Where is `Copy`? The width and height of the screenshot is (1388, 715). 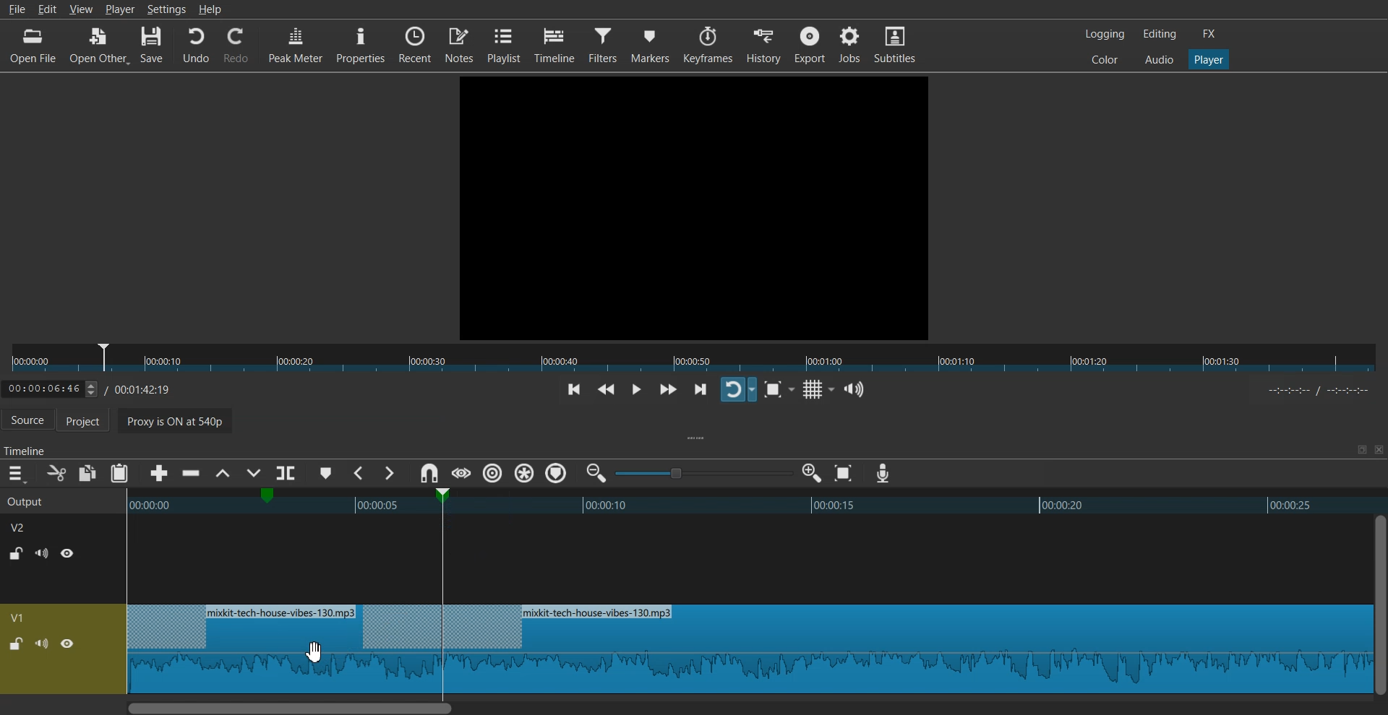 Copy is located at coordinates (88, 473).